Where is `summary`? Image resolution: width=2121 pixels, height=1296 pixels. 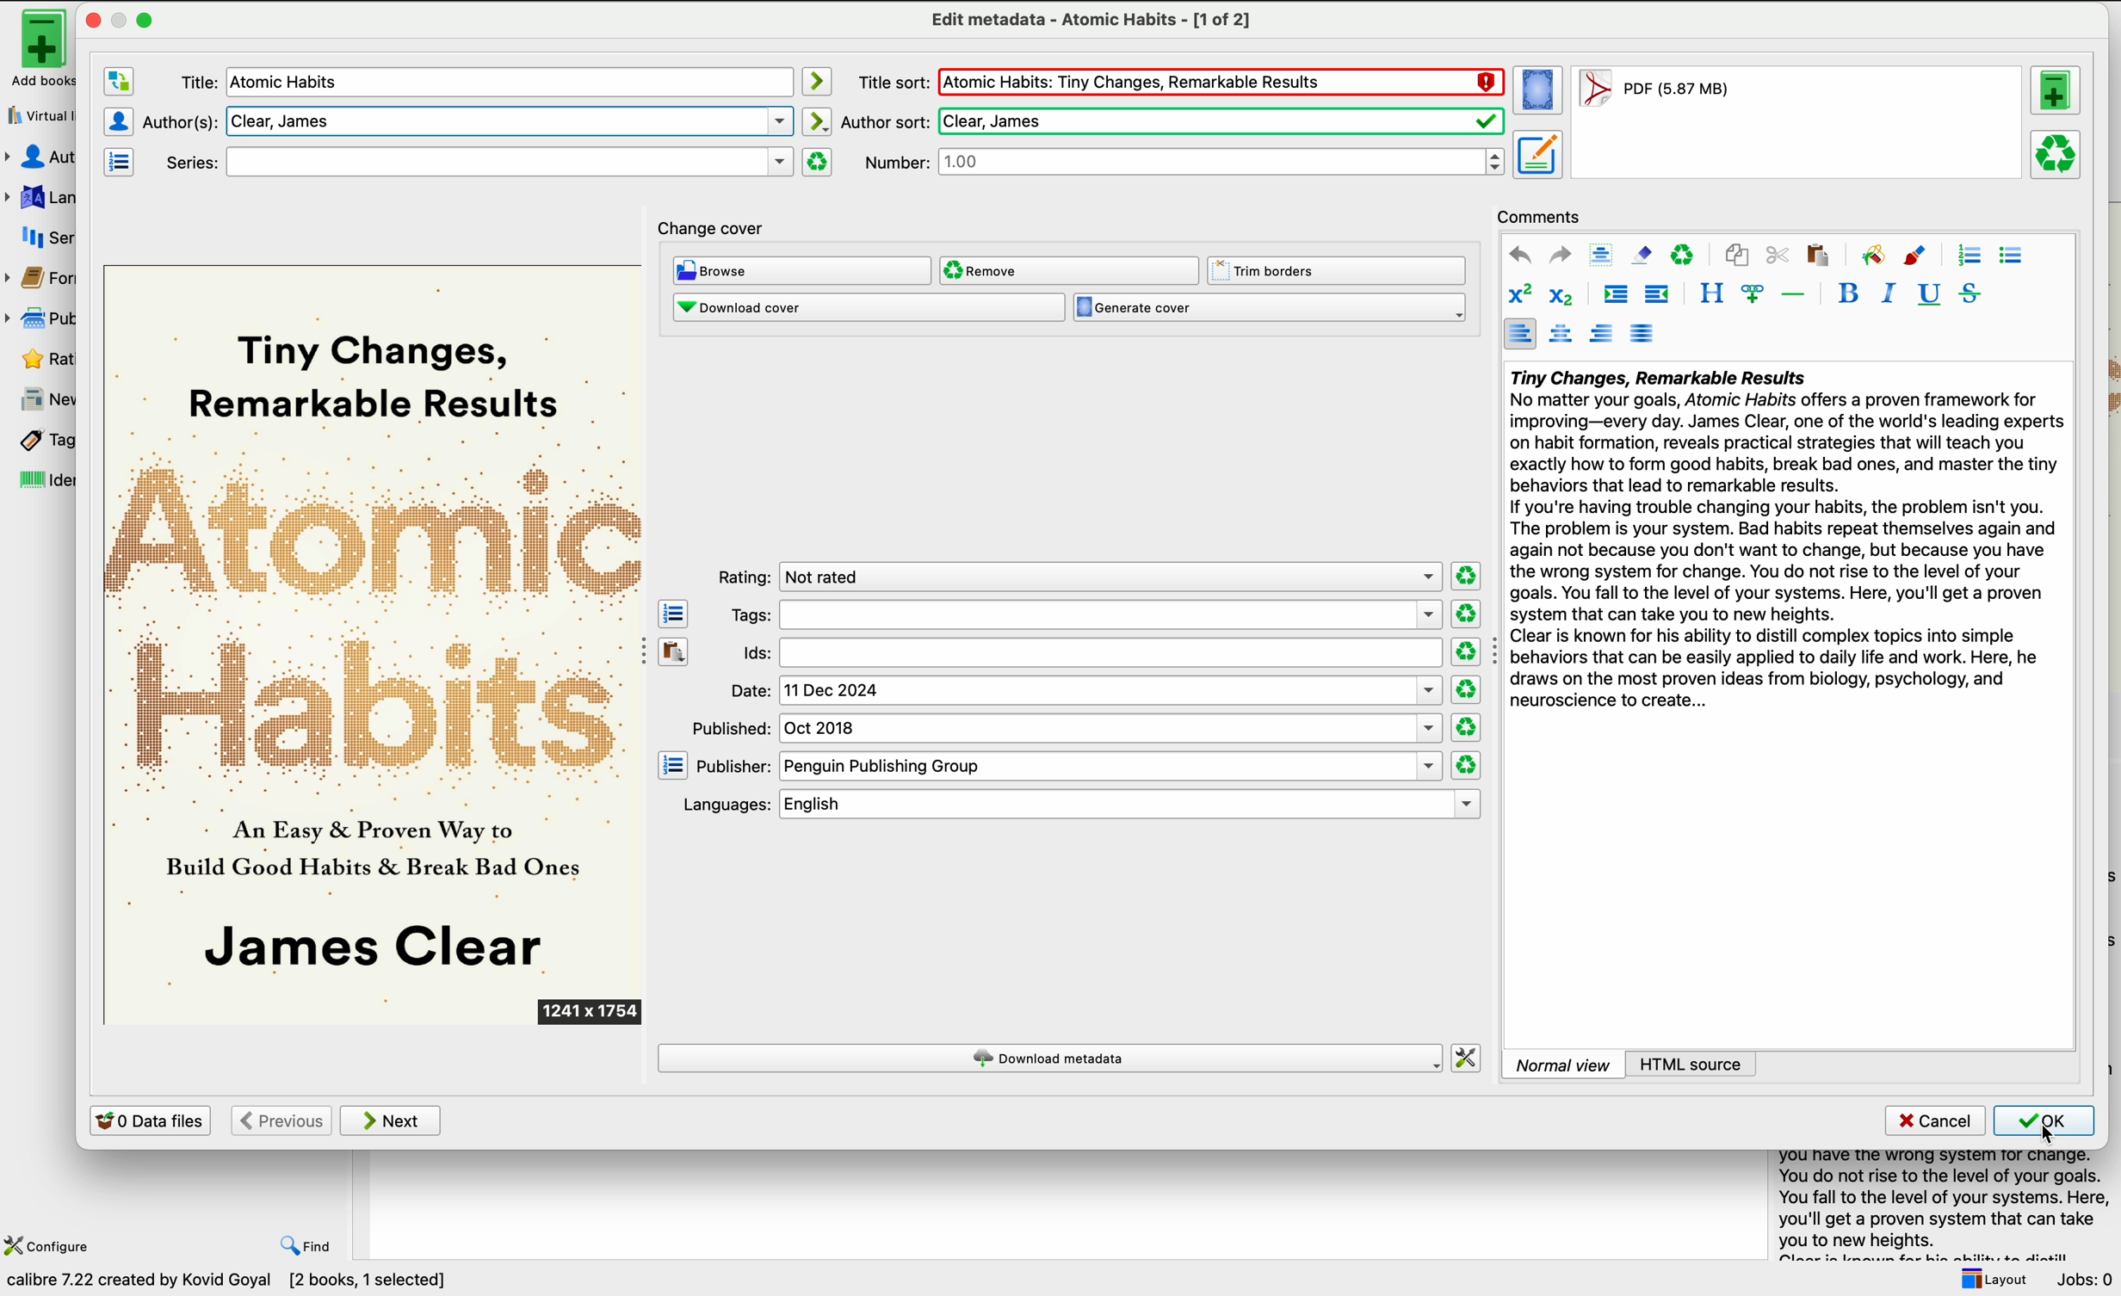
summary is located at coordinates (1784, 543).